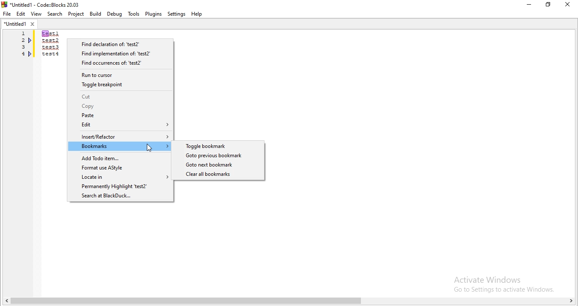 The image size is (578, 306). What do you see at coordinates (119, 177) in the screenshot?
I see `Locate in` at bounding box center [119, 177].